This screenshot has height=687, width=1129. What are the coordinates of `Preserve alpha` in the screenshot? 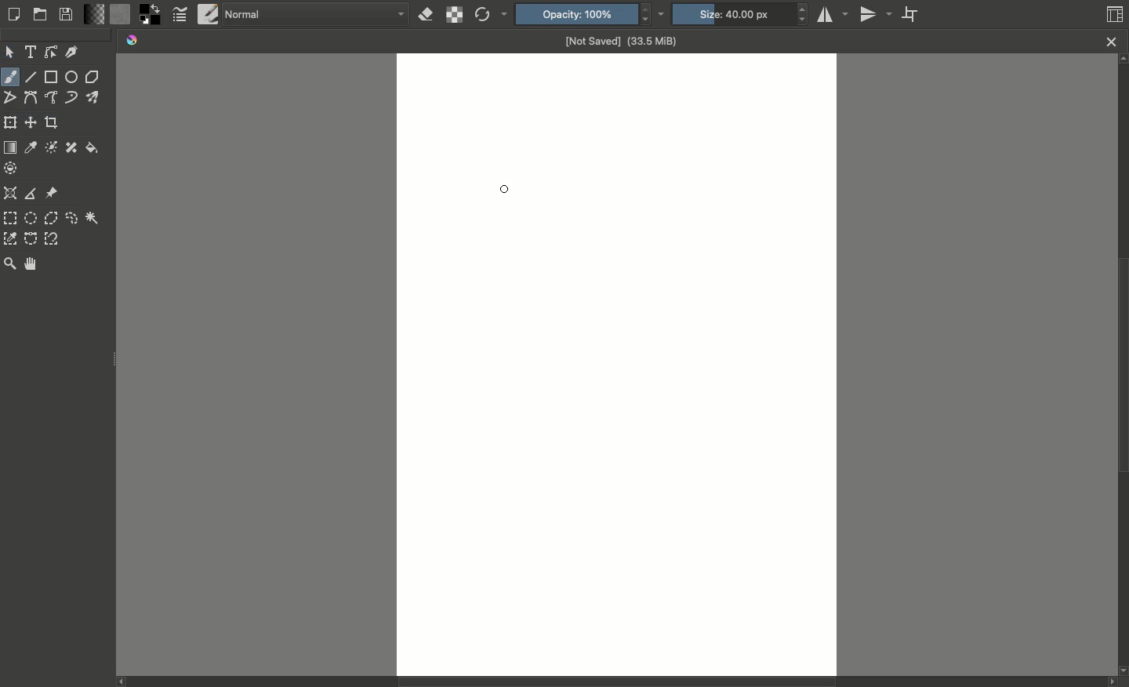 It's located at (453, 15).